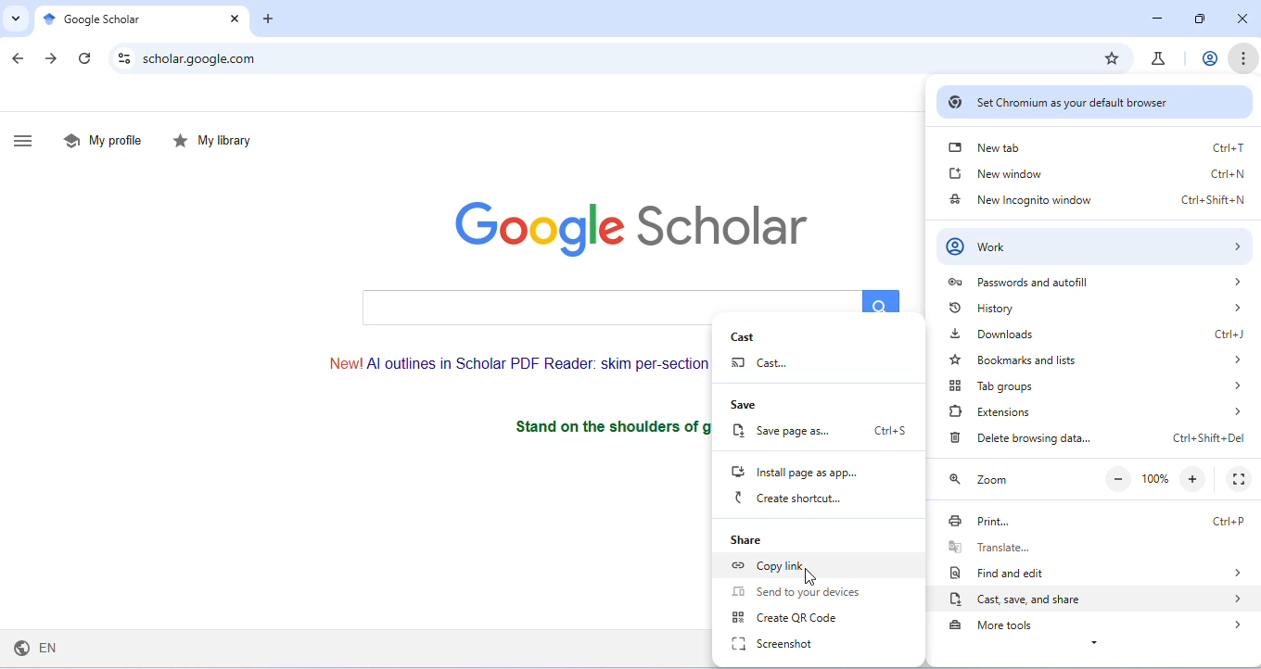 The width and height of the screenshot is (1261, 669). What do you see at coordinates (84, 59) in the screenshot?
I see `refresh` at bounding box center [84, 59].